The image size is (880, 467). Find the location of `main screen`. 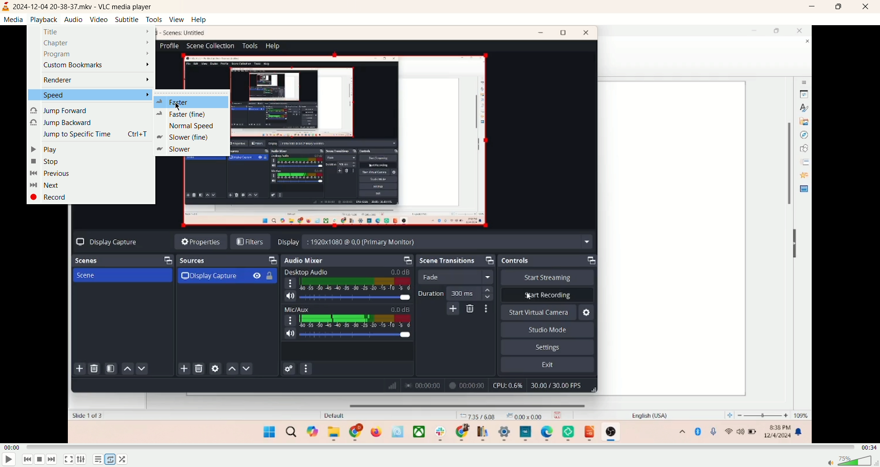

main screen is located at coordinates (440, 326).